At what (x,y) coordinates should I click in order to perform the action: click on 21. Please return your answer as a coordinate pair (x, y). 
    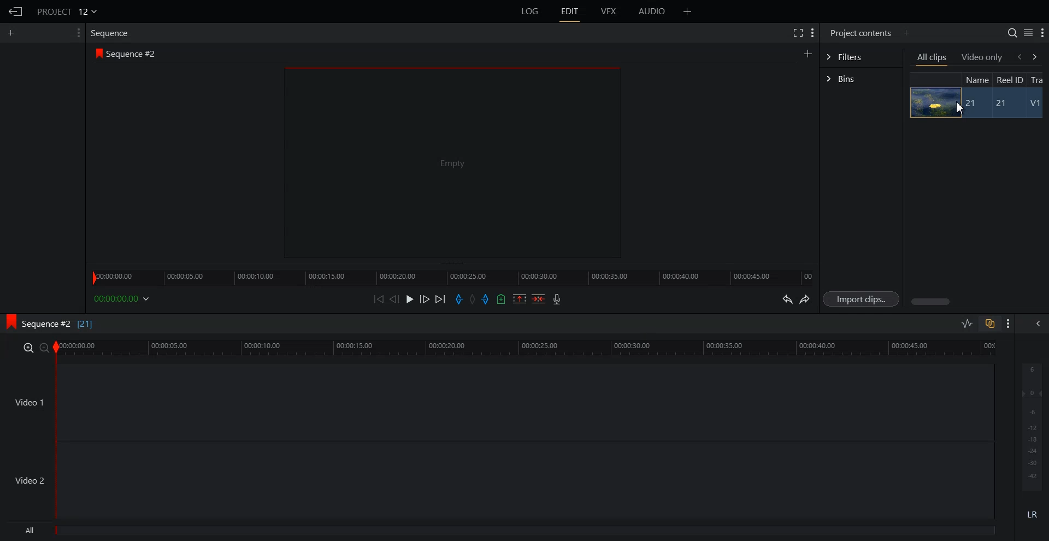
    Looking at the image, I should click on (1006, 104).